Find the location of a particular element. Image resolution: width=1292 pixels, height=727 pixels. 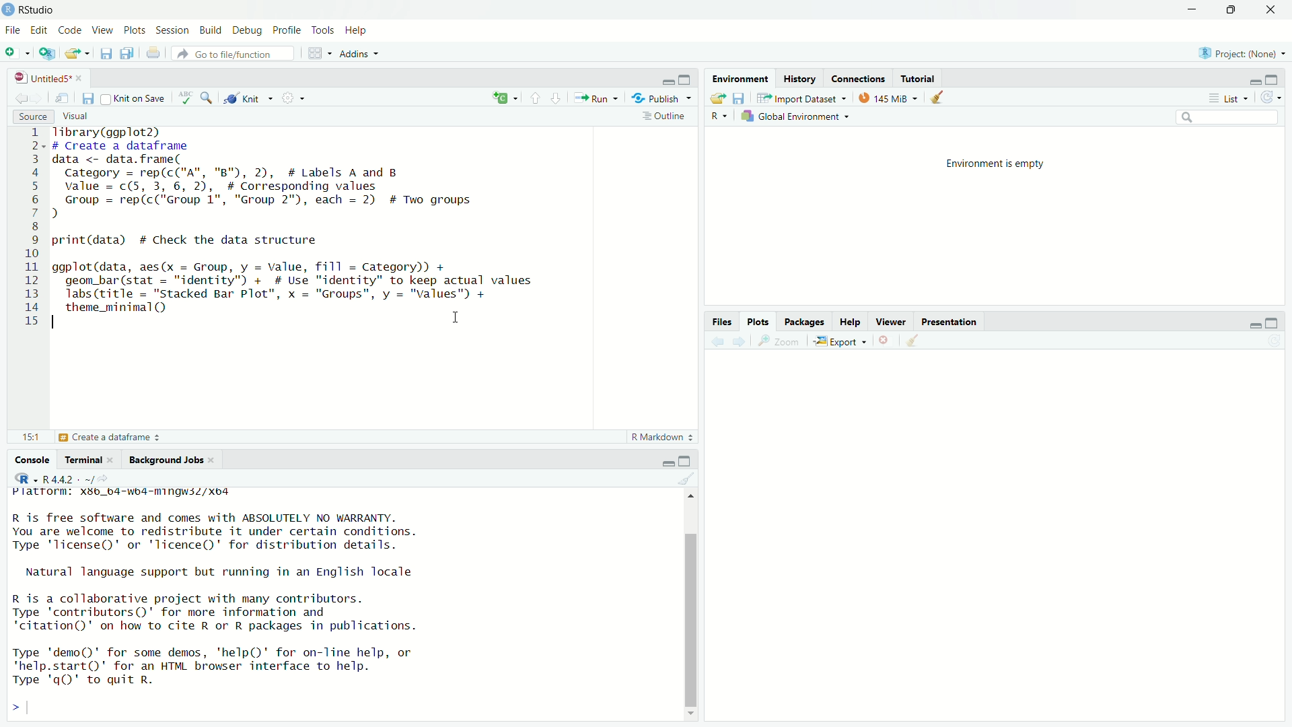

Open an existing file (Ctrl + O) is located at coordinates (77, 53).